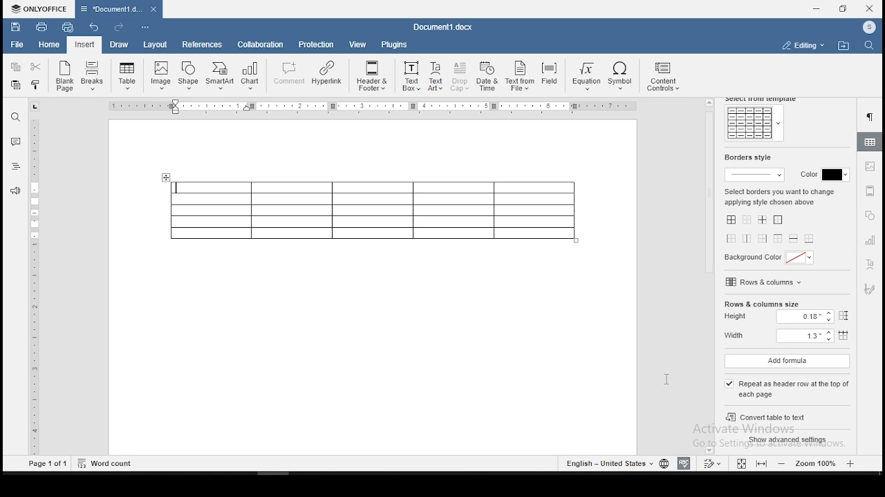 The height and width of the screenshot is (497, 885). I want to click on undo, so click(96, 28).